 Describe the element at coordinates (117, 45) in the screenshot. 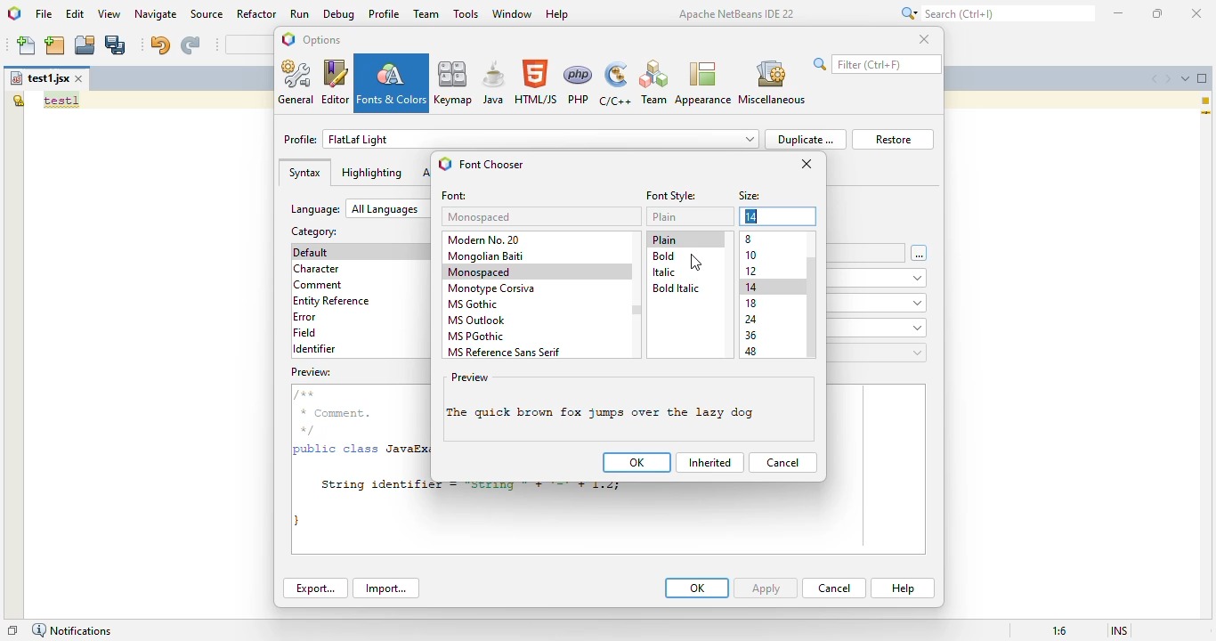

I see `save all` at that location.